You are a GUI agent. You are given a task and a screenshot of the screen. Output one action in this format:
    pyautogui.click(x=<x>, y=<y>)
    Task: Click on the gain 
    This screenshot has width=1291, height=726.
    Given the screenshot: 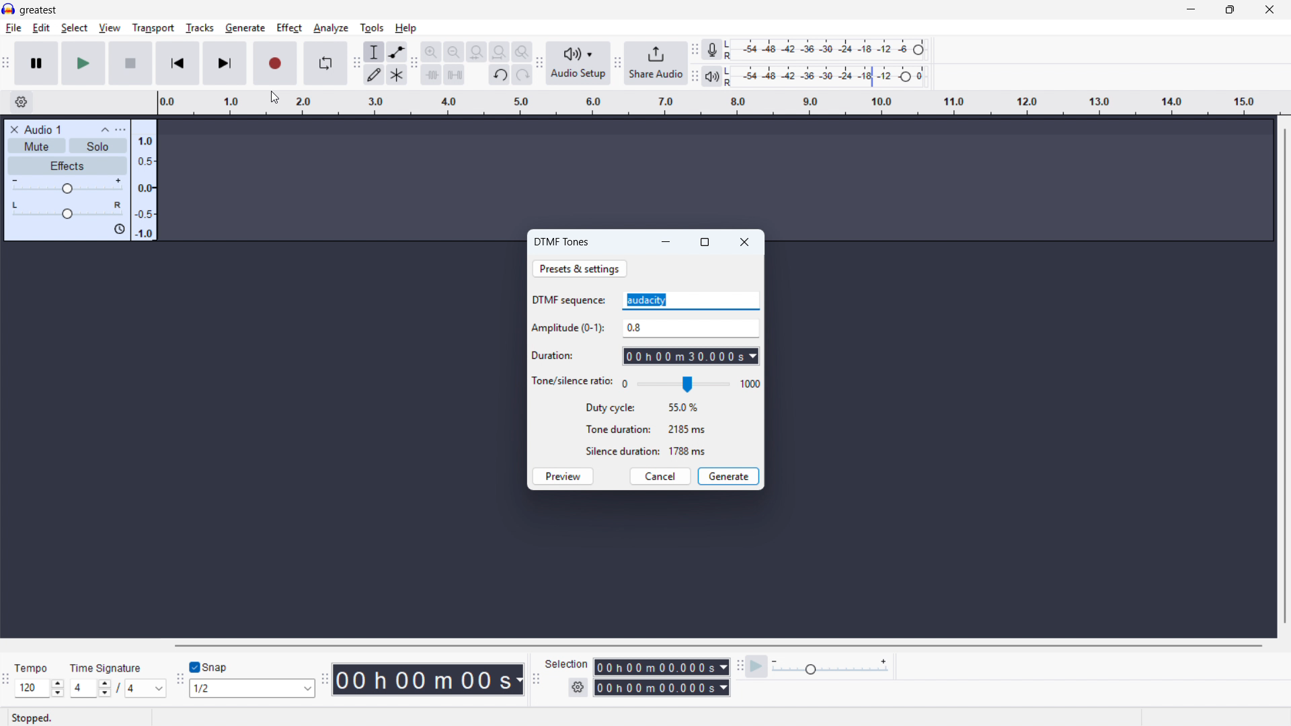 What is the action you would take?
    pyautogui.click(x=67, y=186)
    